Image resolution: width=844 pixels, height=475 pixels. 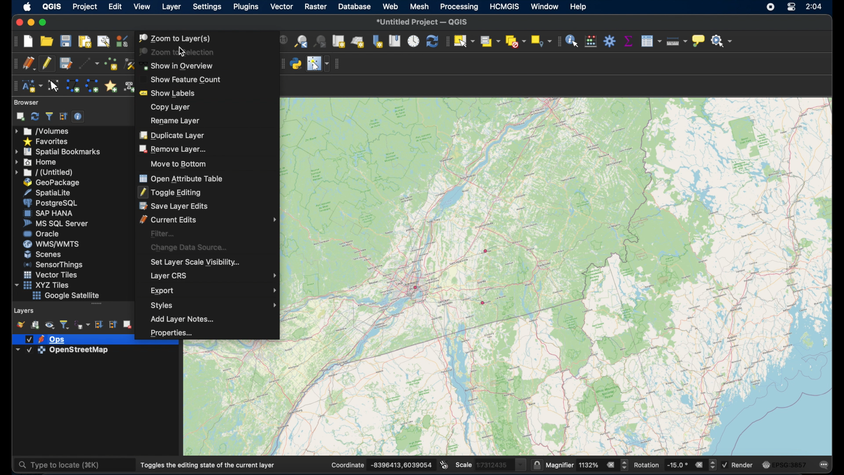 I want to click on rotation, so click(x=676, y=465).